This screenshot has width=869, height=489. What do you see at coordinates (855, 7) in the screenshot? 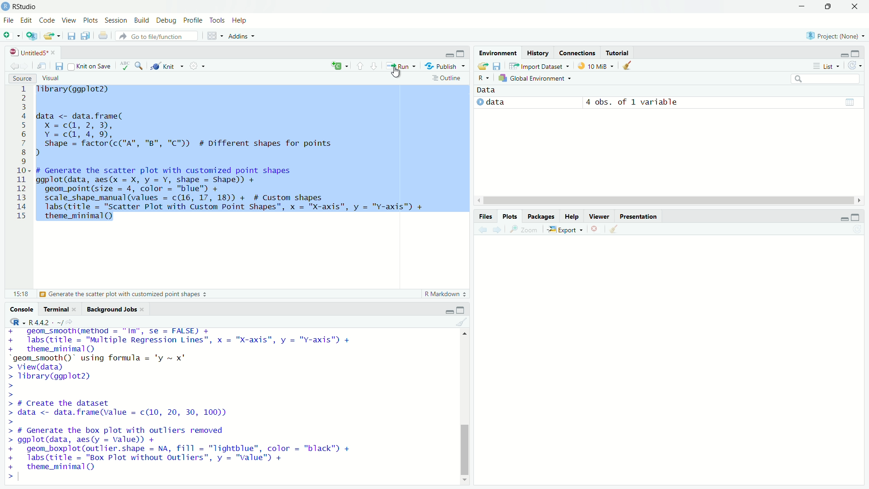
I see `close` at bounding box center [855, 7].